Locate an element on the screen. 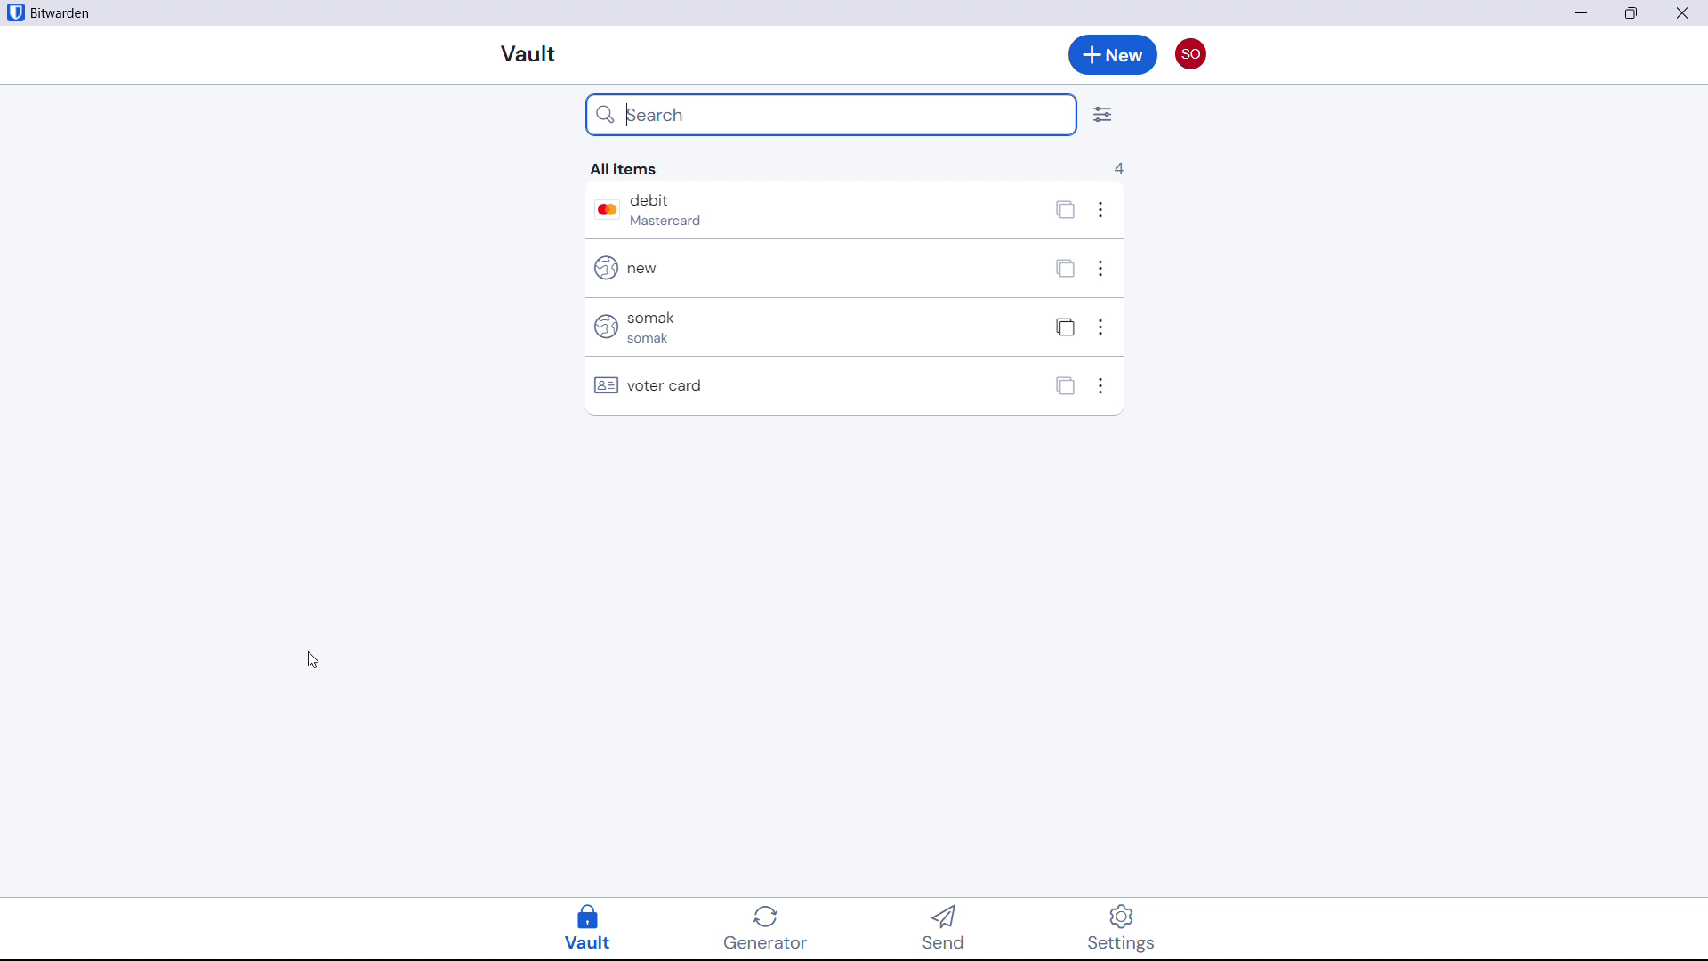 The width and height of the screenshot is (1708, 961). Options for "debit" is located at coordinates (1107, 214).